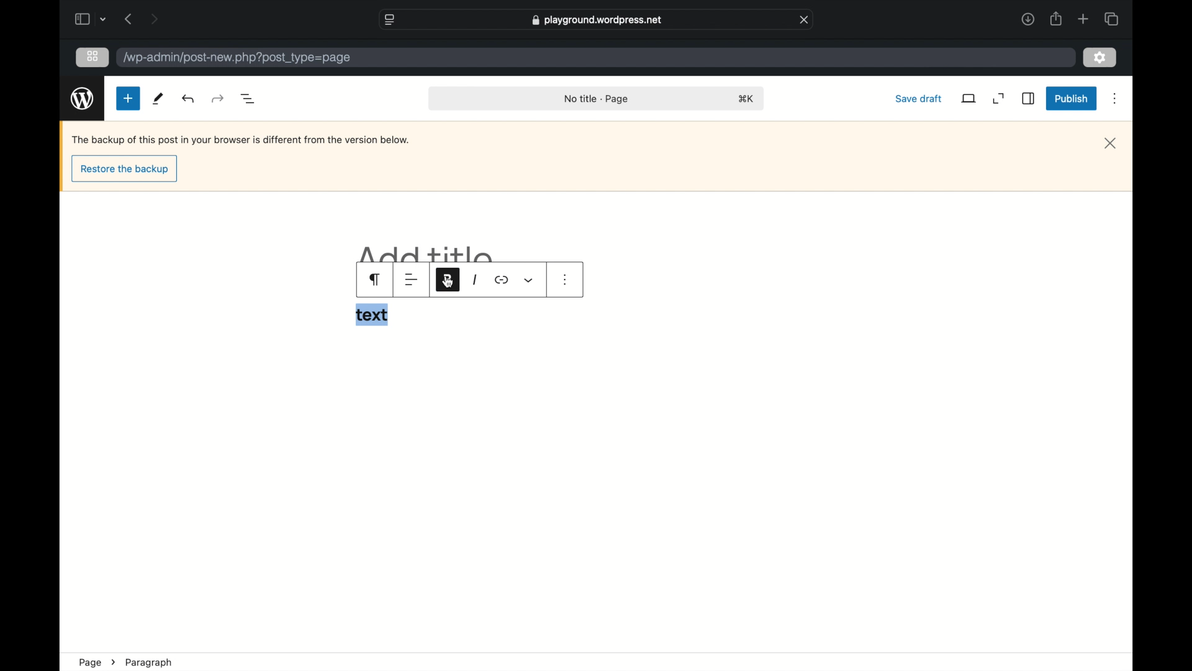  I want to click on italic, so click(474, 280).